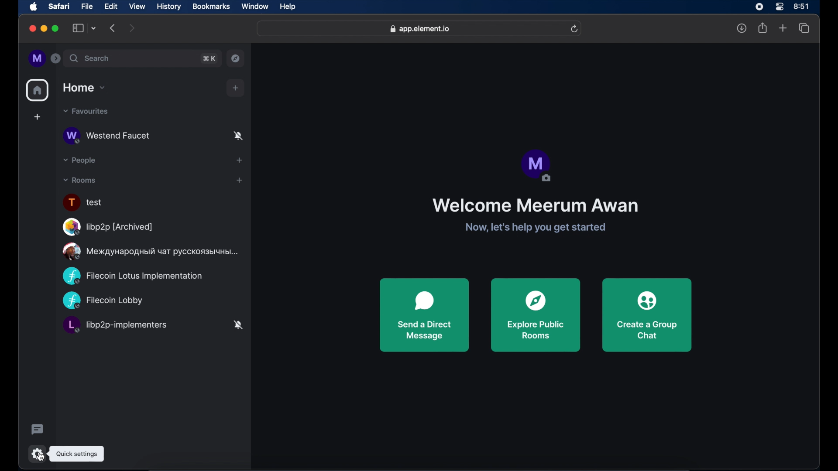 The height and width of the screenshot is (471, 838). I want to click on Quick settings icon box, so click(77, 454).